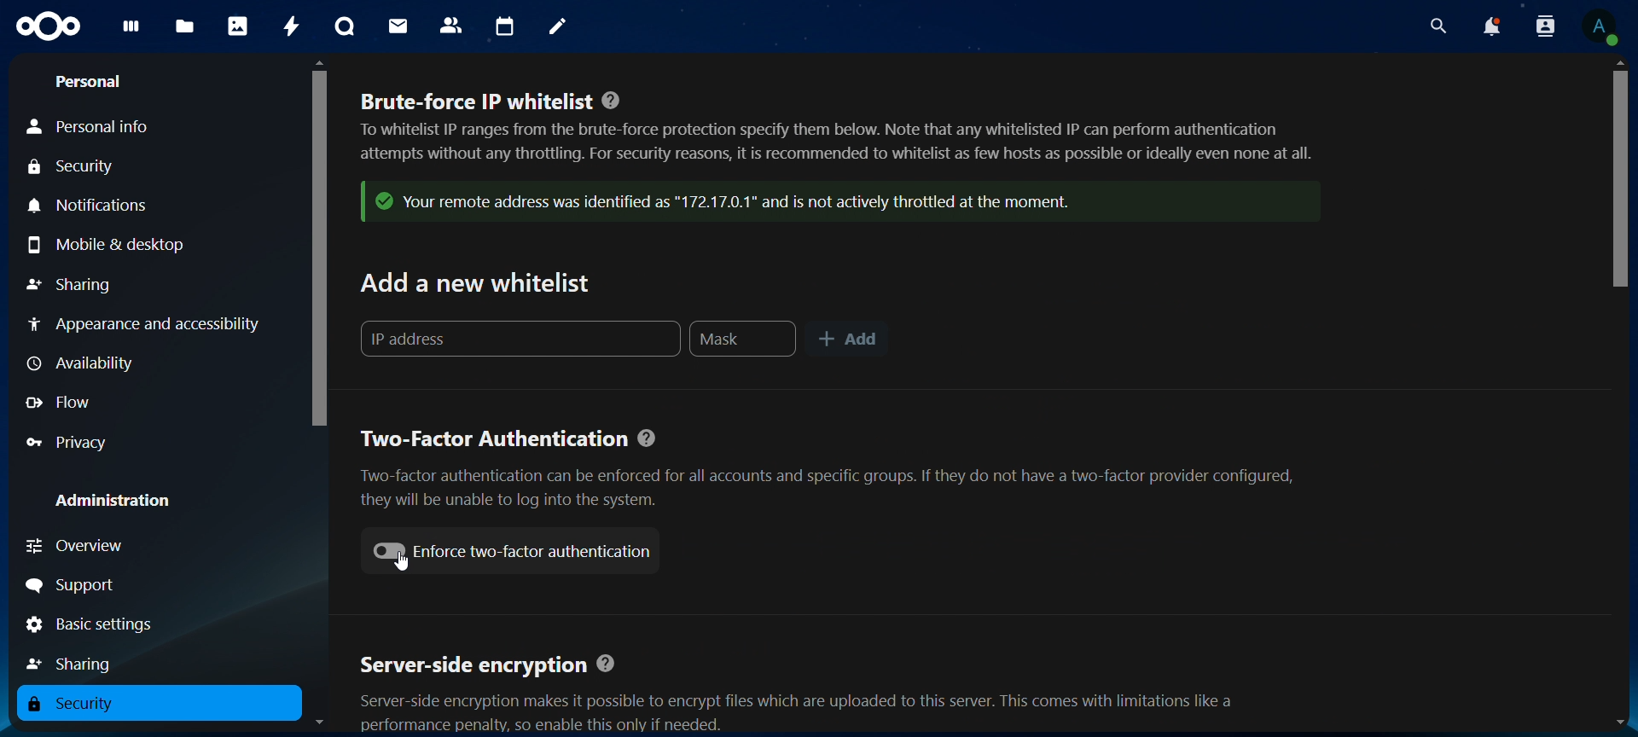 Image resolution: width=1638 pixels, height=737 pixels. What do you see at coordinates (75, 664) in the screenshot?
I see `haring` at bounding box center [75, 664].